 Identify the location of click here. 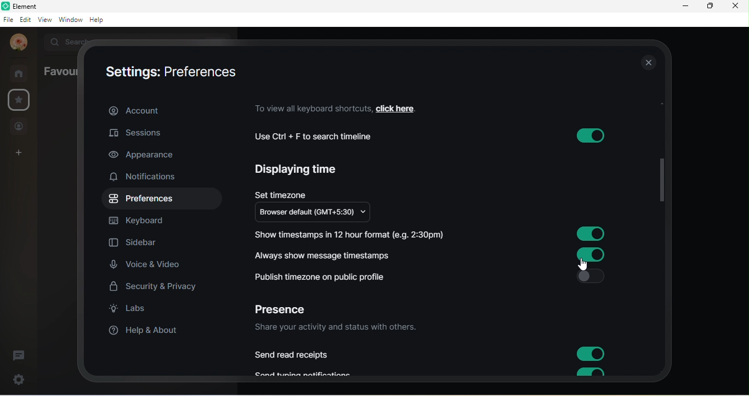
(403, 108).